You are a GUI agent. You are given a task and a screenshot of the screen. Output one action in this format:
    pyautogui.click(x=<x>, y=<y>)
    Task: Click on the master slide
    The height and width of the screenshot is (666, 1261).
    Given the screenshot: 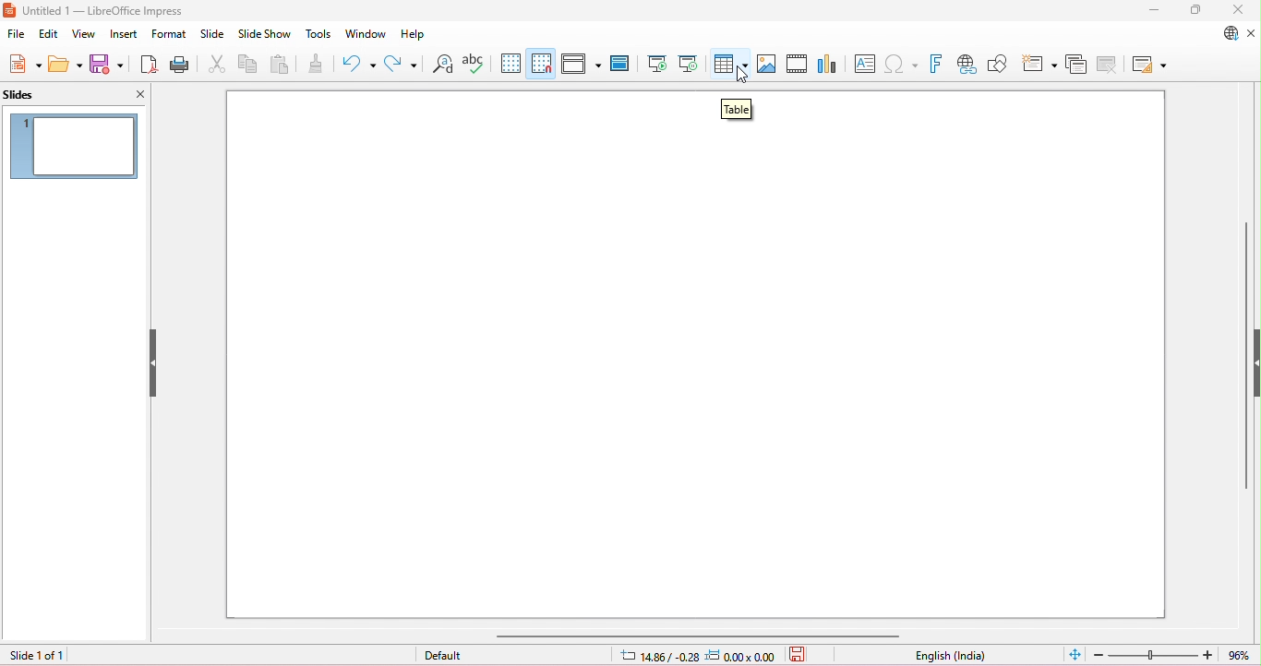 What is the action you would take?
    pyautogui.click(x=619, y=63)
    